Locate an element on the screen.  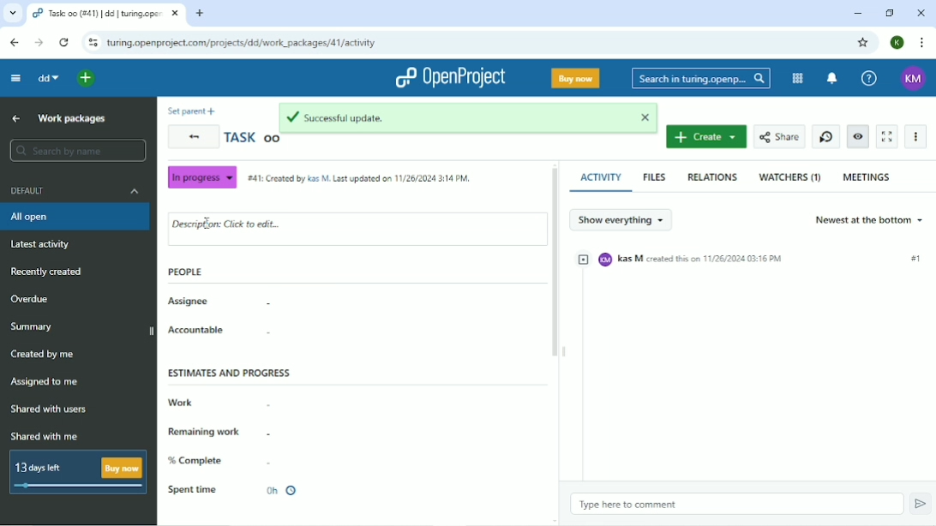
Back is located at coordinates (192, 137).